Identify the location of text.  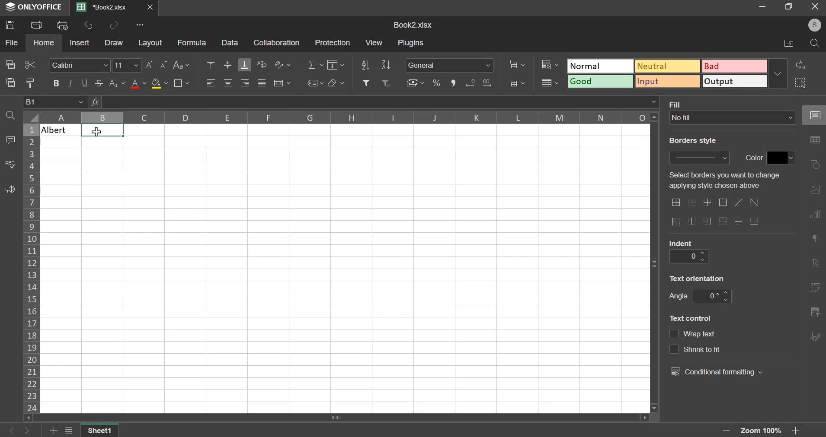
(695, 348).